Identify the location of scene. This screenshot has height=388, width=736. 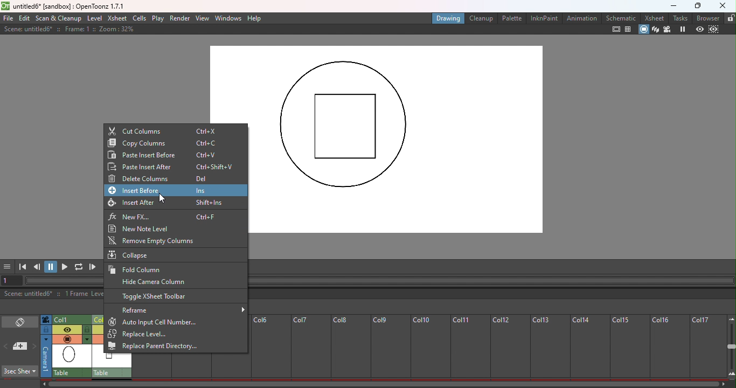
(72, 356).